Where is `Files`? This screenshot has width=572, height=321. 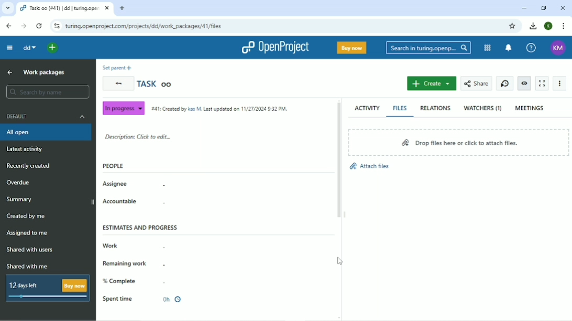
Files is located at coordinates (401, 108).